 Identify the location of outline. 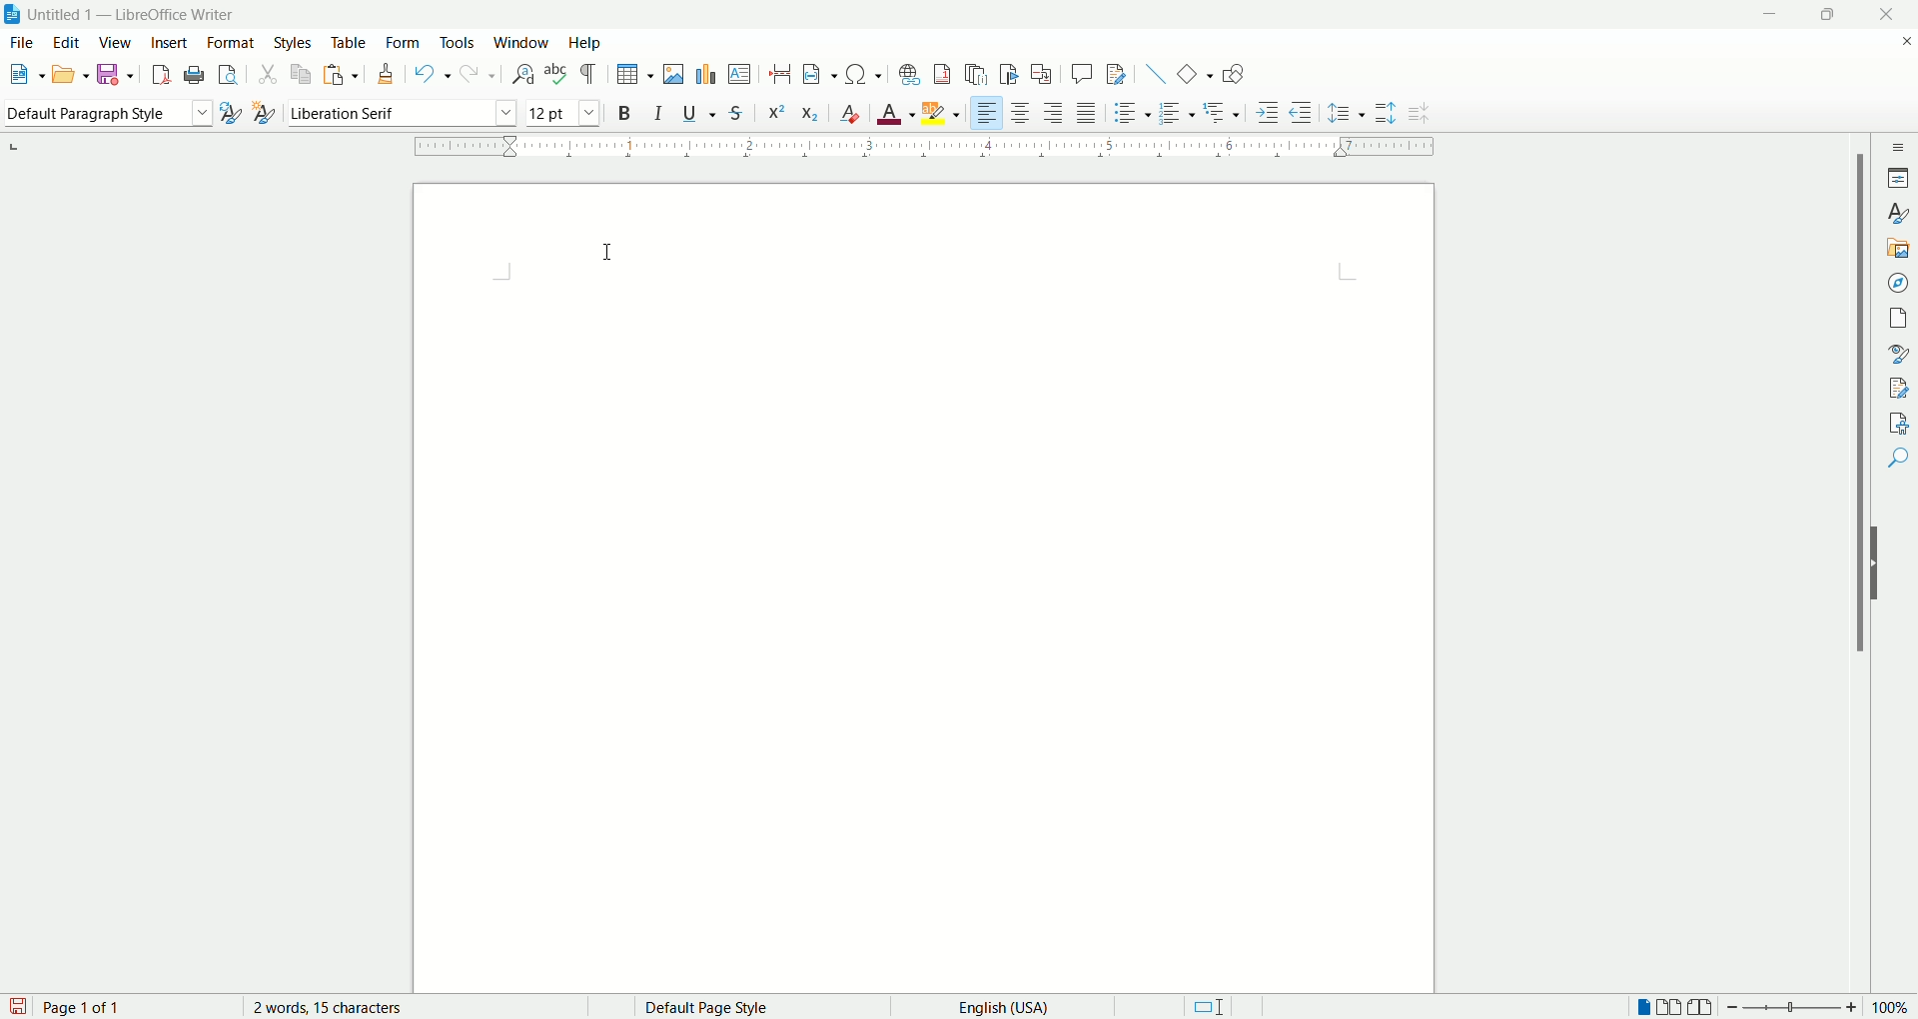
(1221, 113).